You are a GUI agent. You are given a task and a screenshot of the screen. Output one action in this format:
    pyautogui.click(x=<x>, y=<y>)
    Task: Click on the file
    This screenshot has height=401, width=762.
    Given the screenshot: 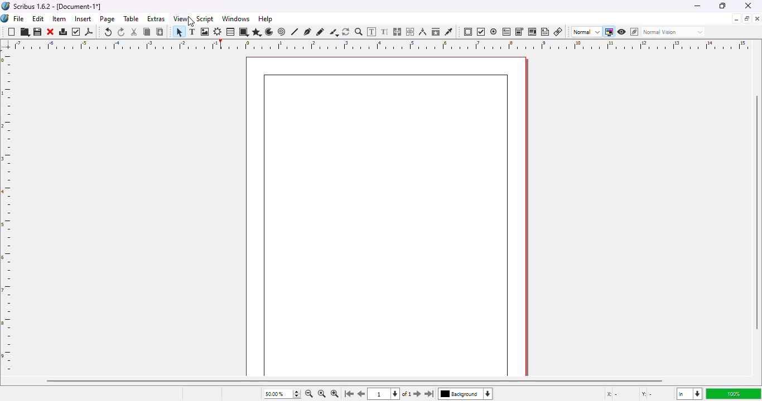 What is the action you would take?
    pyautogui.click(x=19, y=18)
    